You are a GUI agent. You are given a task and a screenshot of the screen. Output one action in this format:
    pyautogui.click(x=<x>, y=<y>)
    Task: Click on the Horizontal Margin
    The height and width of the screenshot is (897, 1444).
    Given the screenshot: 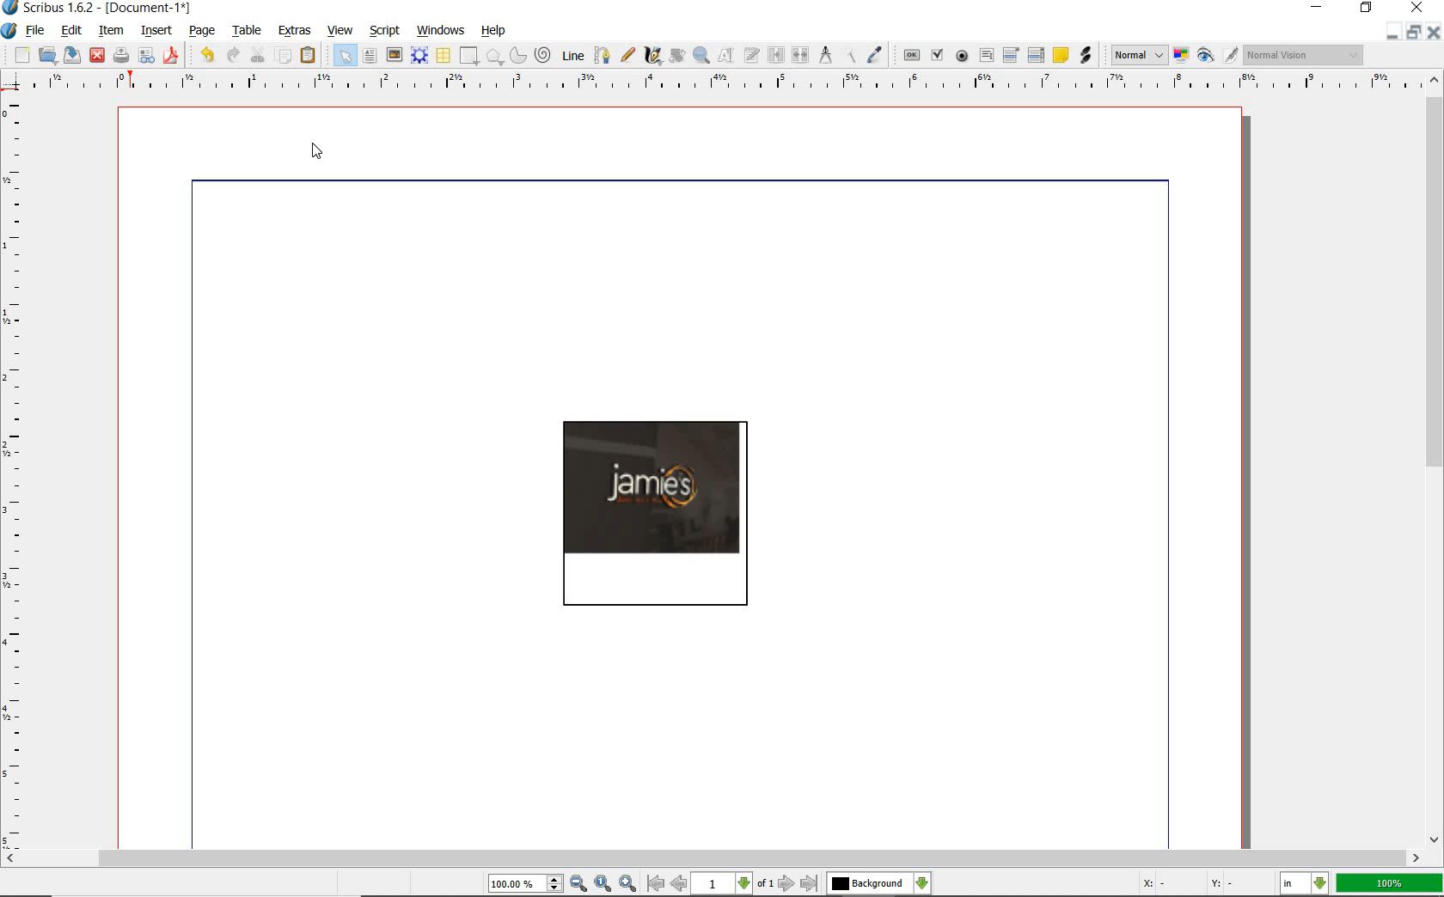 What is the action you would take?
    pyautogui.click(x=724, y=82)
    